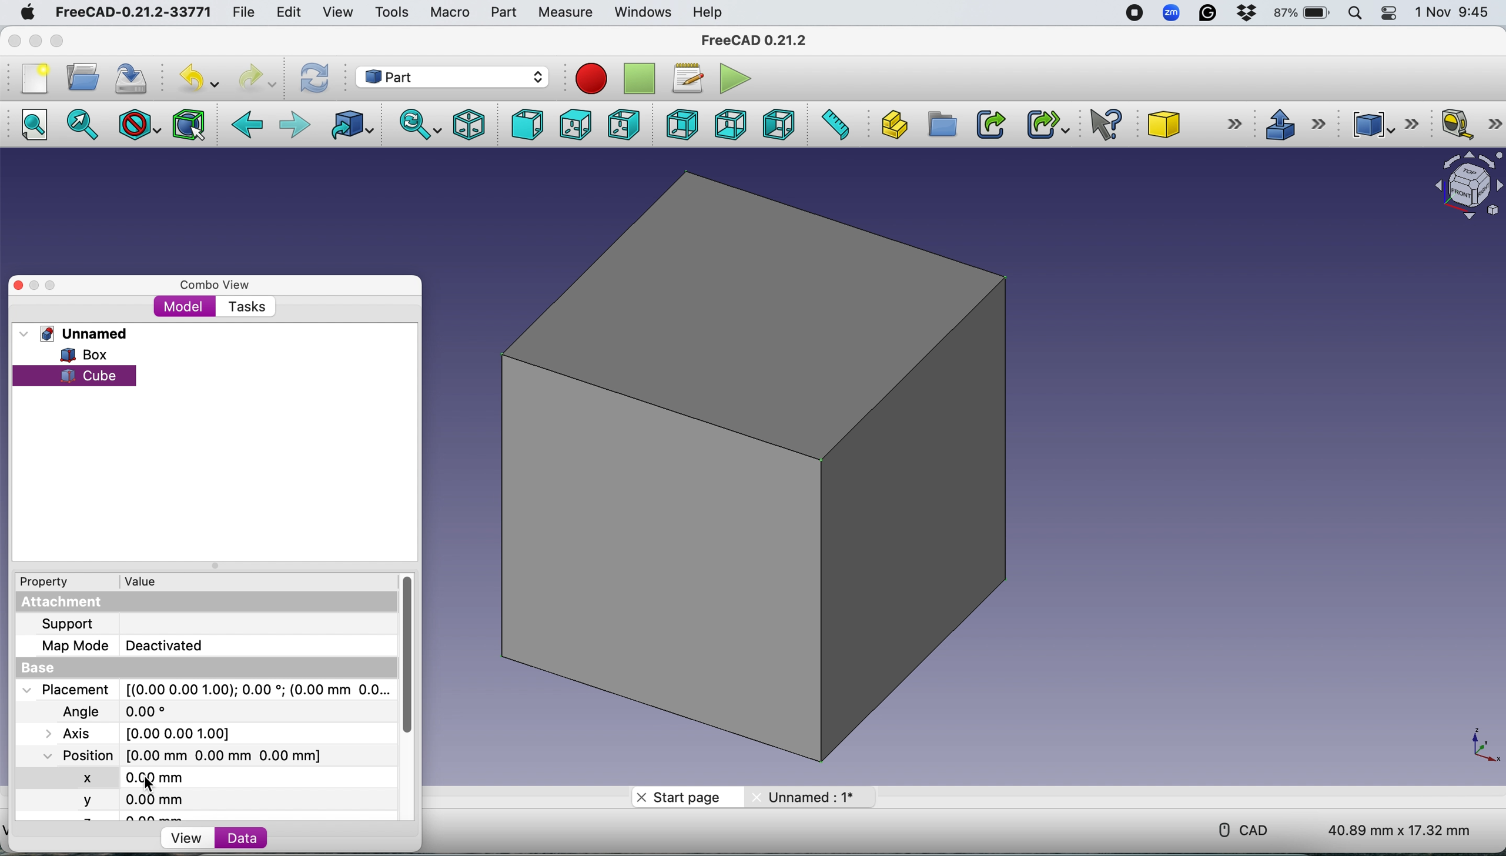 The height and width of the screenshot is (856, 1506). I want to click on View, so click(183, 837).